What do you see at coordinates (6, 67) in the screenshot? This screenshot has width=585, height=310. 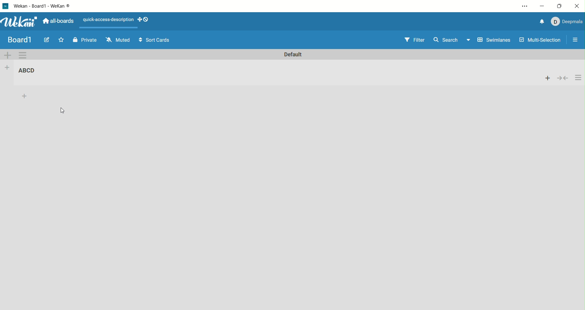 I see `add list` at bounding box center [6, 67].